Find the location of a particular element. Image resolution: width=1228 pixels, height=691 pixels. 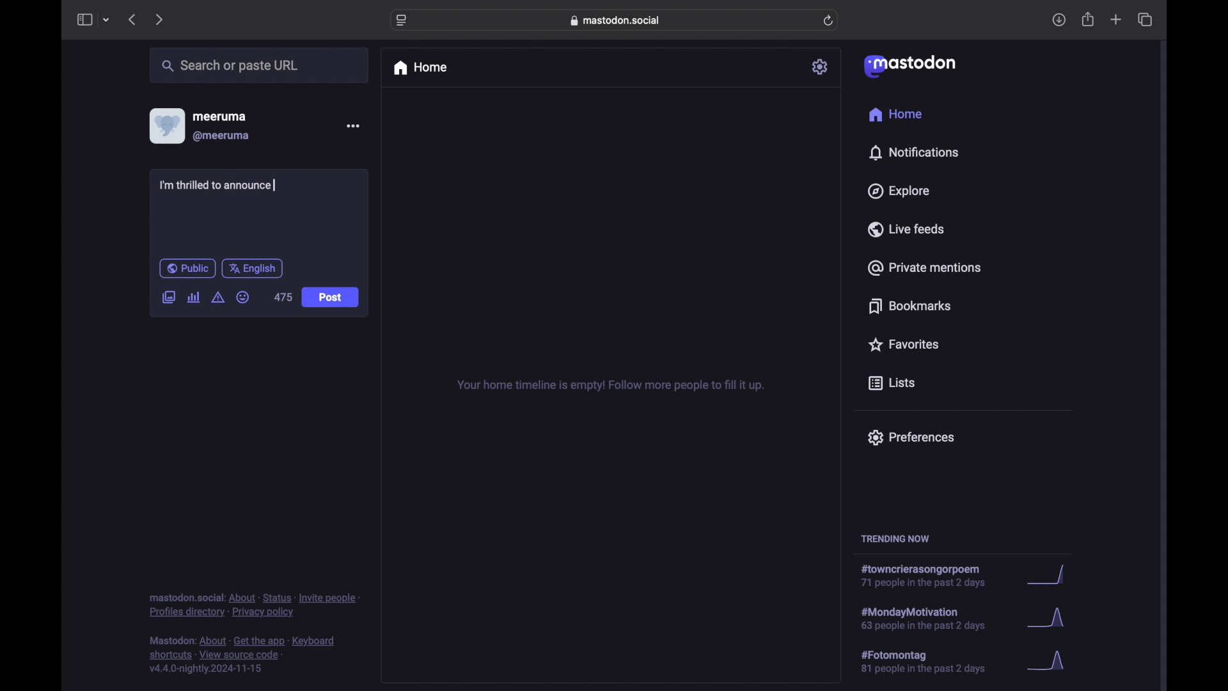

graph is located at coordinates (1050, 619).